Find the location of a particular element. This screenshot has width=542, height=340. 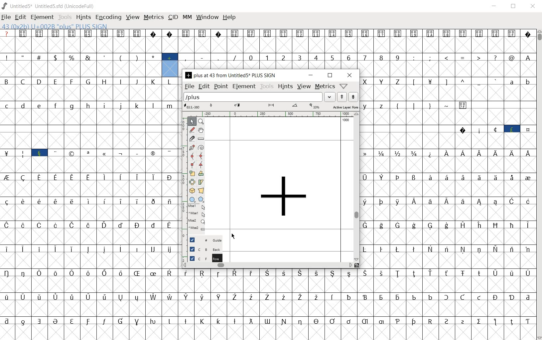

Add a corner point is located at coordinates (192, 164).